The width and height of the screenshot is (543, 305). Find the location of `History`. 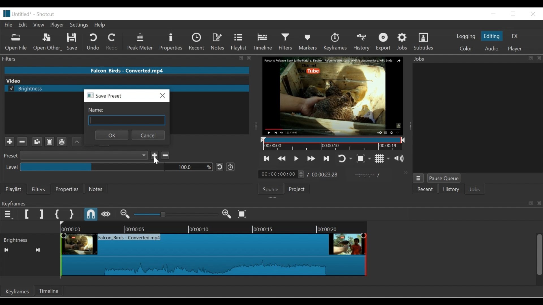

History is located at coordinates (451, 189).